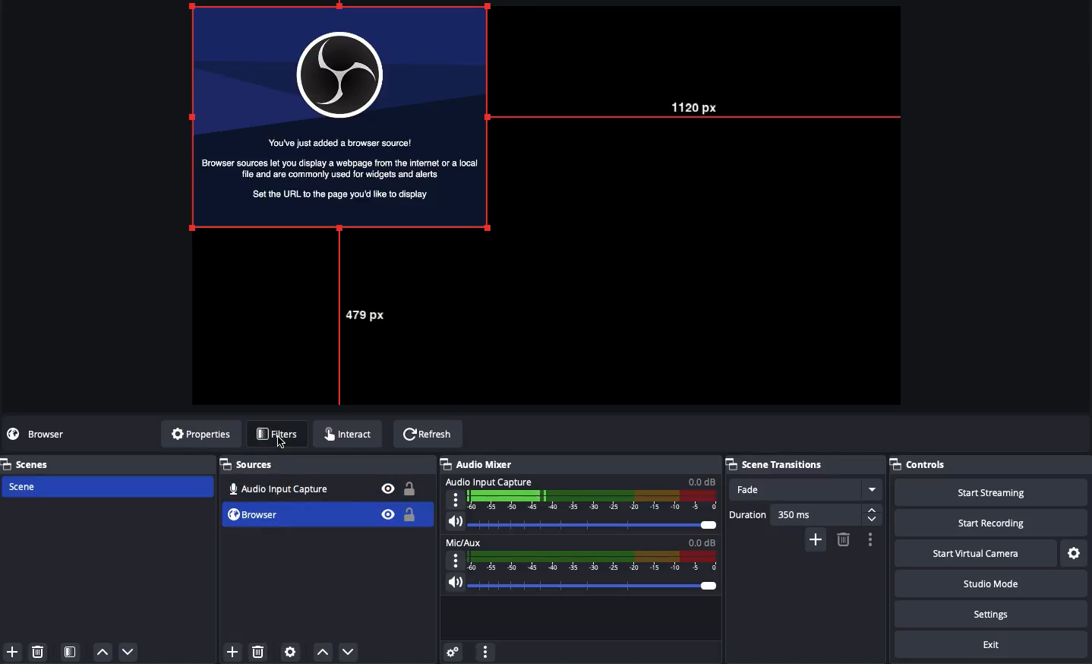  I want to click on Audio input capture, so click(581, 493).